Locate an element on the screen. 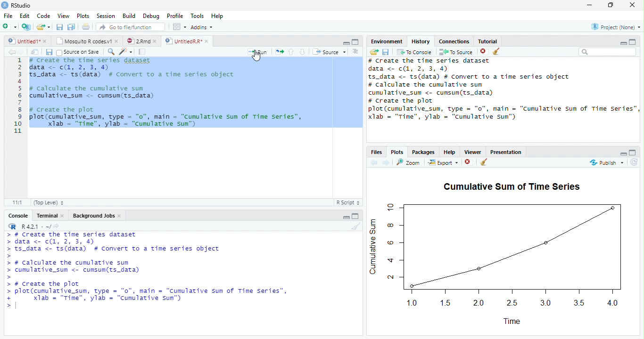 This screenshot has width=644, height=339. Go to the previous section is located at coordinates (291, 52).